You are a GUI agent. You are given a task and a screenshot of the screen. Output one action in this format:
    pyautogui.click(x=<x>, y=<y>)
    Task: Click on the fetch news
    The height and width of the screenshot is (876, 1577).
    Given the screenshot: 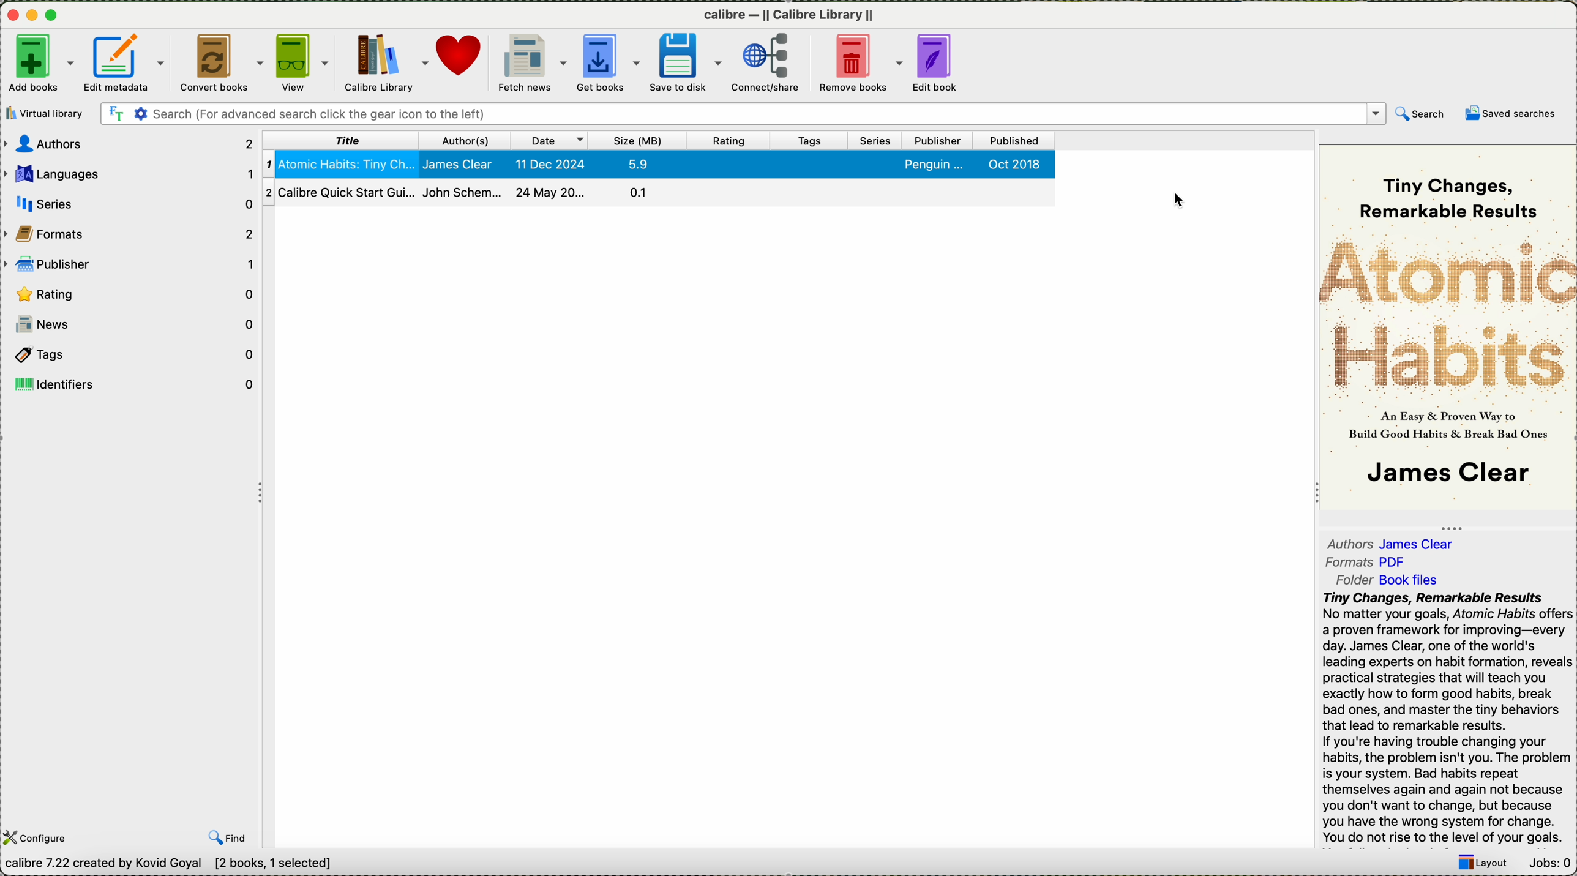 What is the action you would take?
    pyautogui.click(x=532, y=64)
    